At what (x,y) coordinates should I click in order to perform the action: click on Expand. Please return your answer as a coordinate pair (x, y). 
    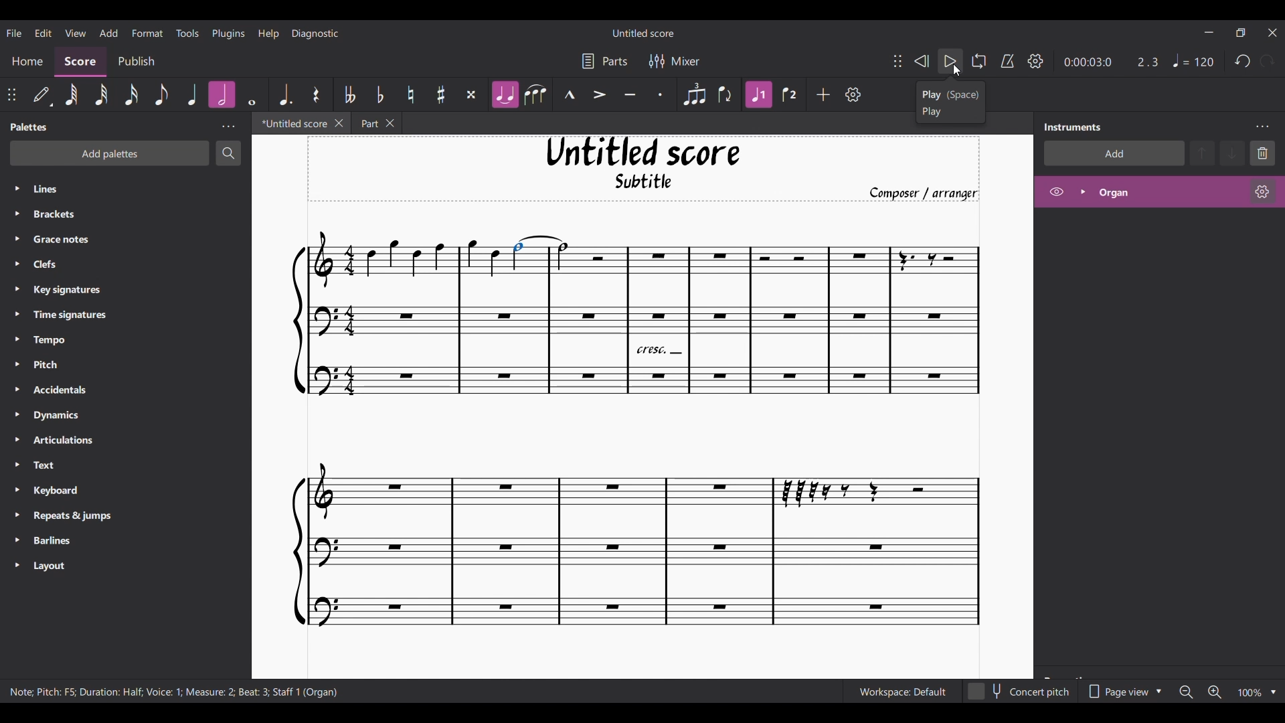
    Looking at the image, I should click on (1082, 191).